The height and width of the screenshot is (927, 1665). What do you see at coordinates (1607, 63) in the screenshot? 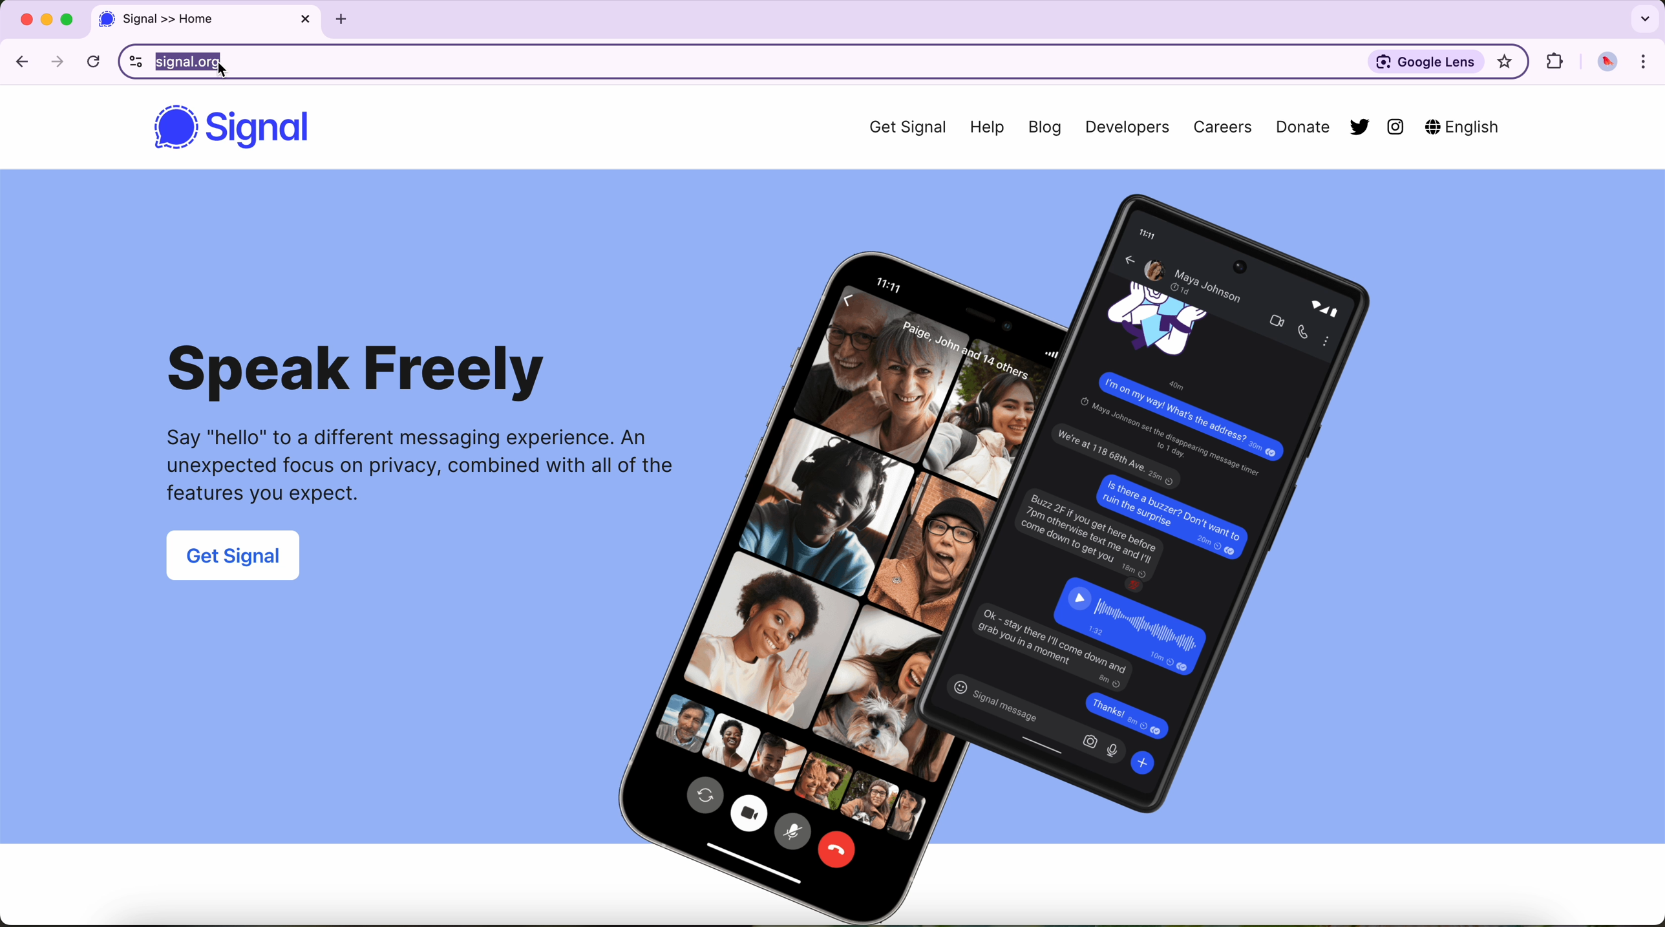
I see `profile picture` at bounding box center [1607, 63].